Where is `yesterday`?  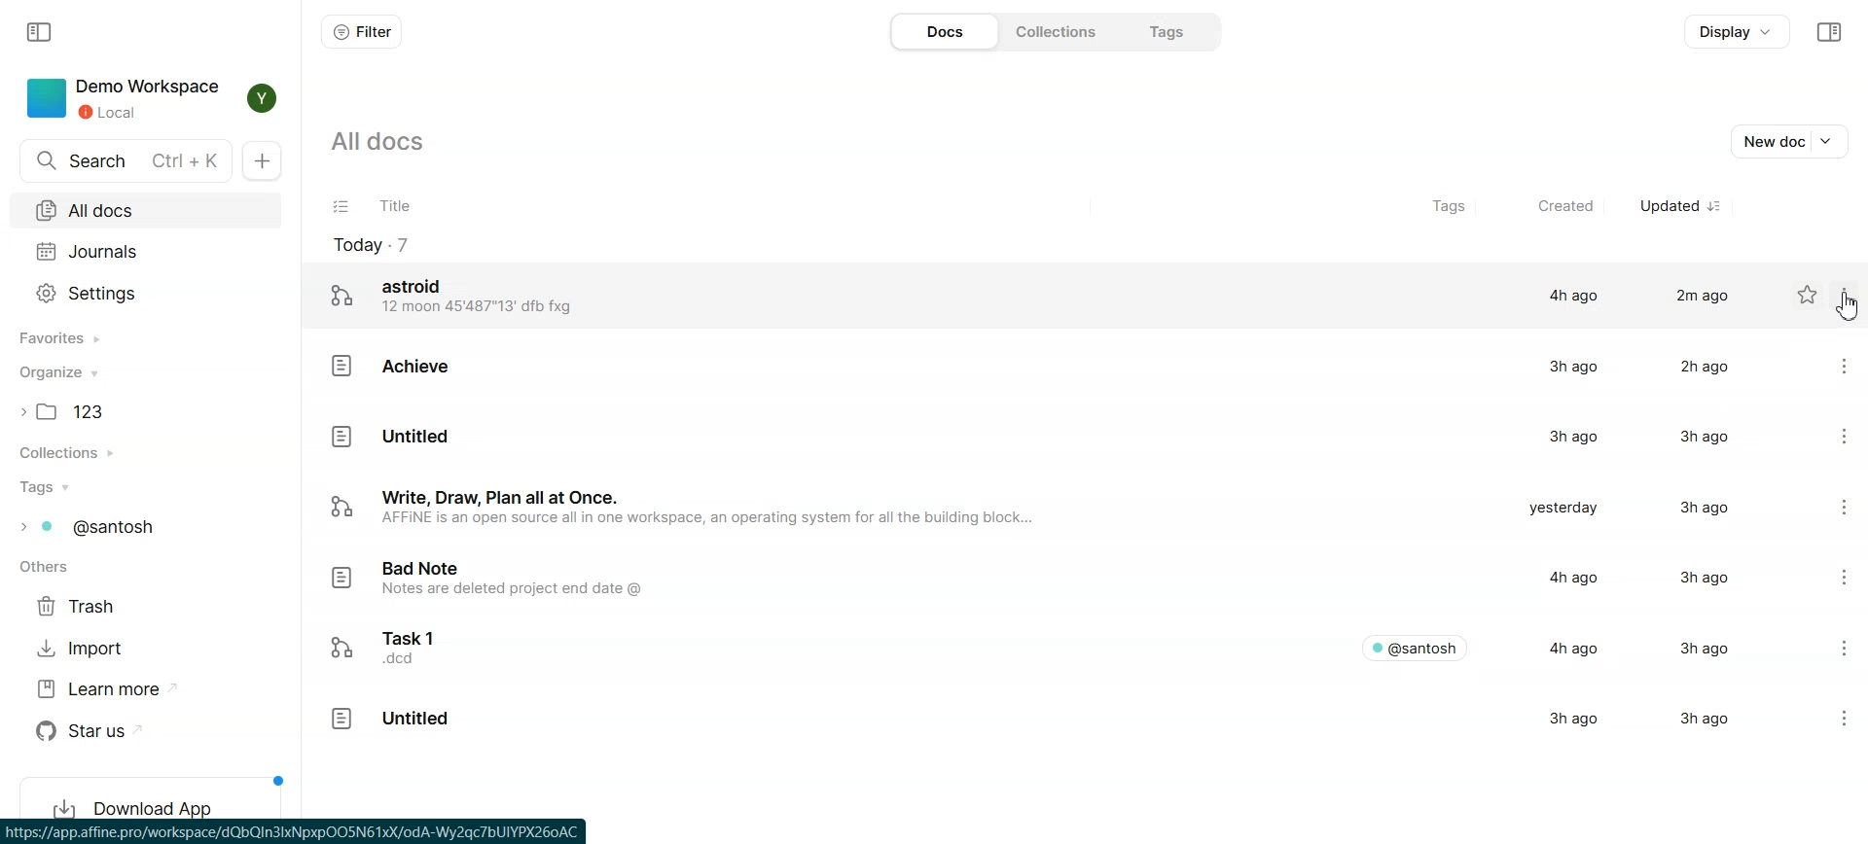
yesterday is located at coordinates (1561, 509).